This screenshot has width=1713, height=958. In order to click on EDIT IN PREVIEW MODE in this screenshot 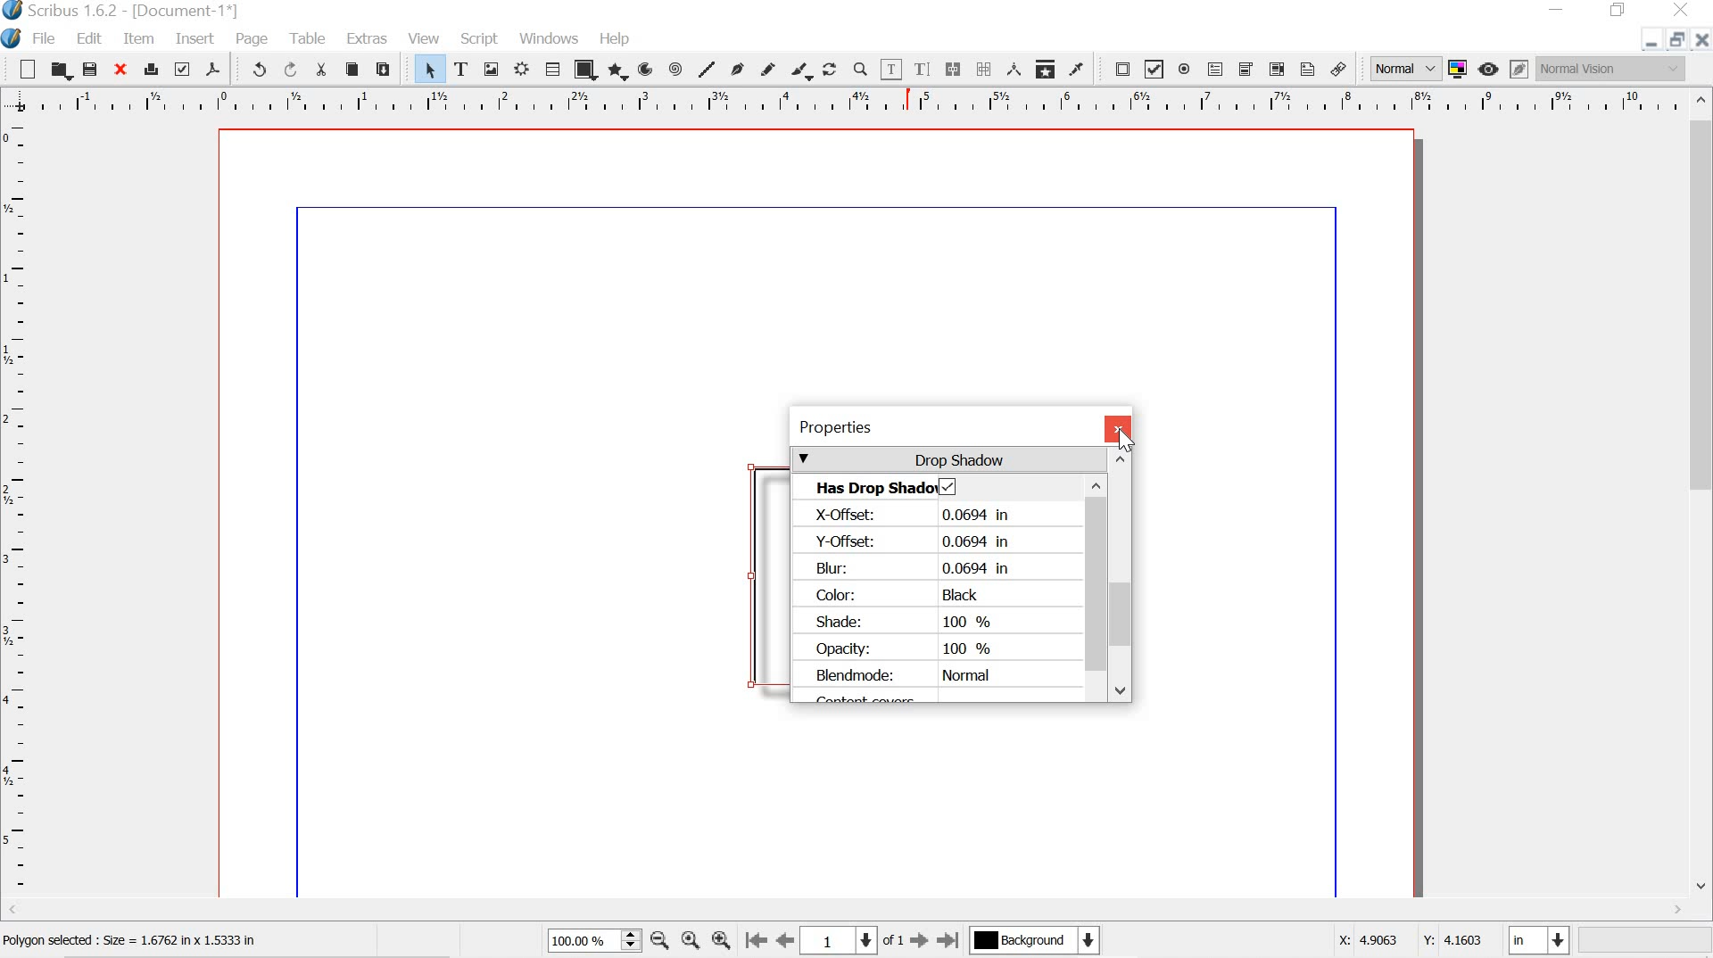, I will do `click(1519, 69)`.